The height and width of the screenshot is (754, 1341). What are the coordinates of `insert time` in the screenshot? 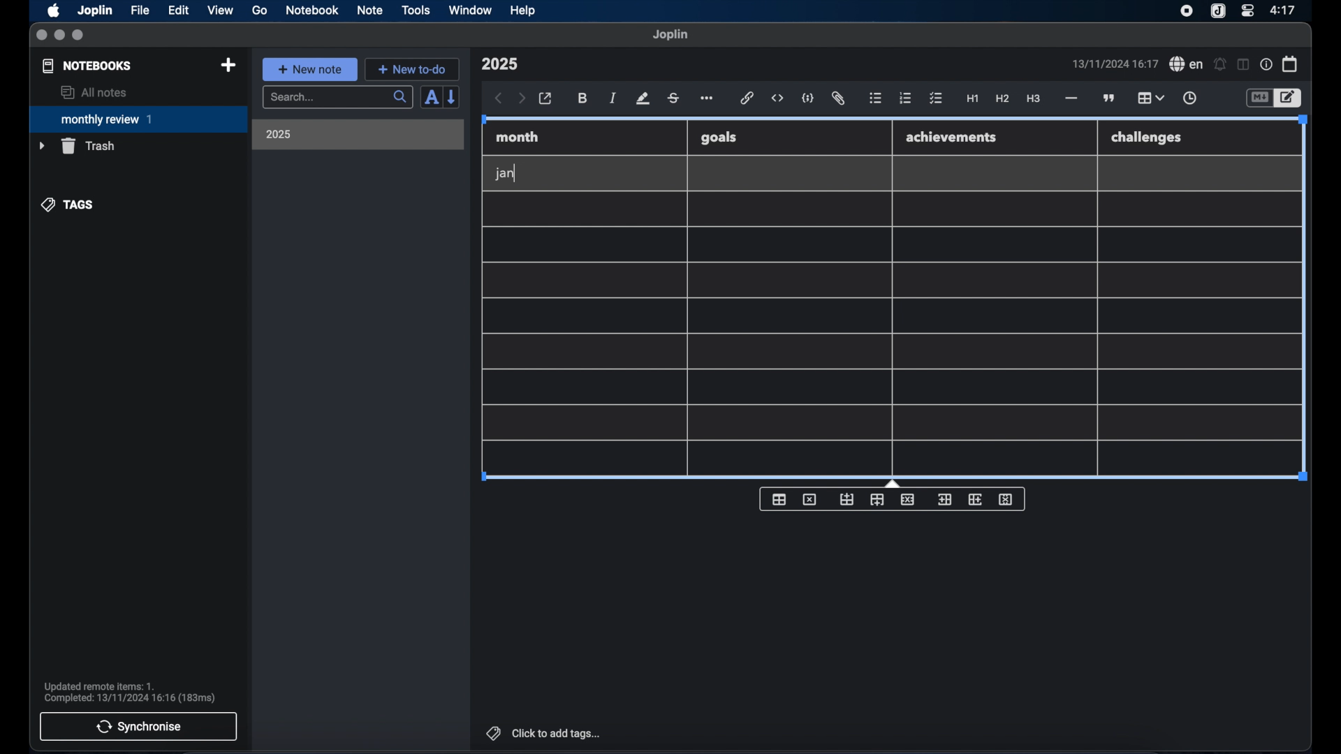 It's located at (1189, 98).